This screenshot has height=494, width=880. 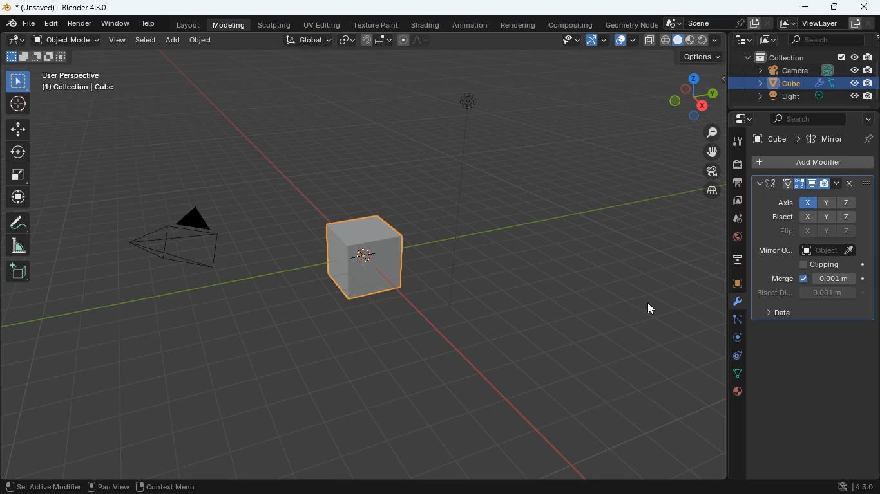 I want to click on compositing, so click(x=569, y=24).